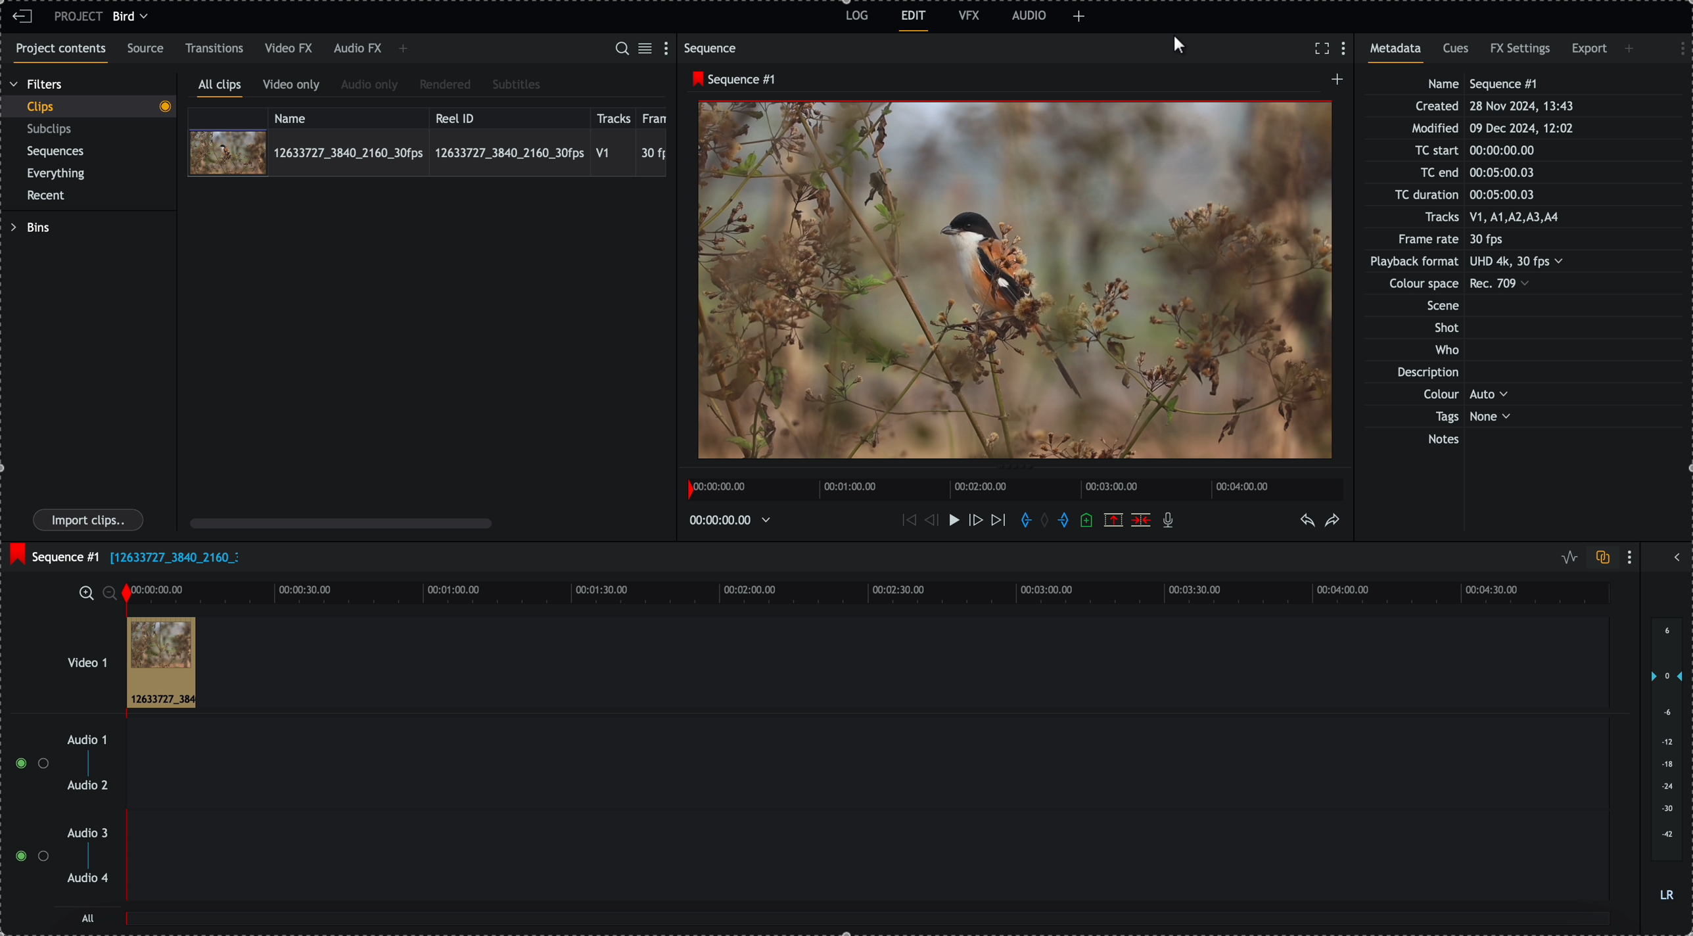 Image resolution: width=1693 pixels, height=936 pixels. What do you see at coordinates (1063, 521) in the screenshot?
I see `add 'out' mark` at bounding box center [1063, 521].